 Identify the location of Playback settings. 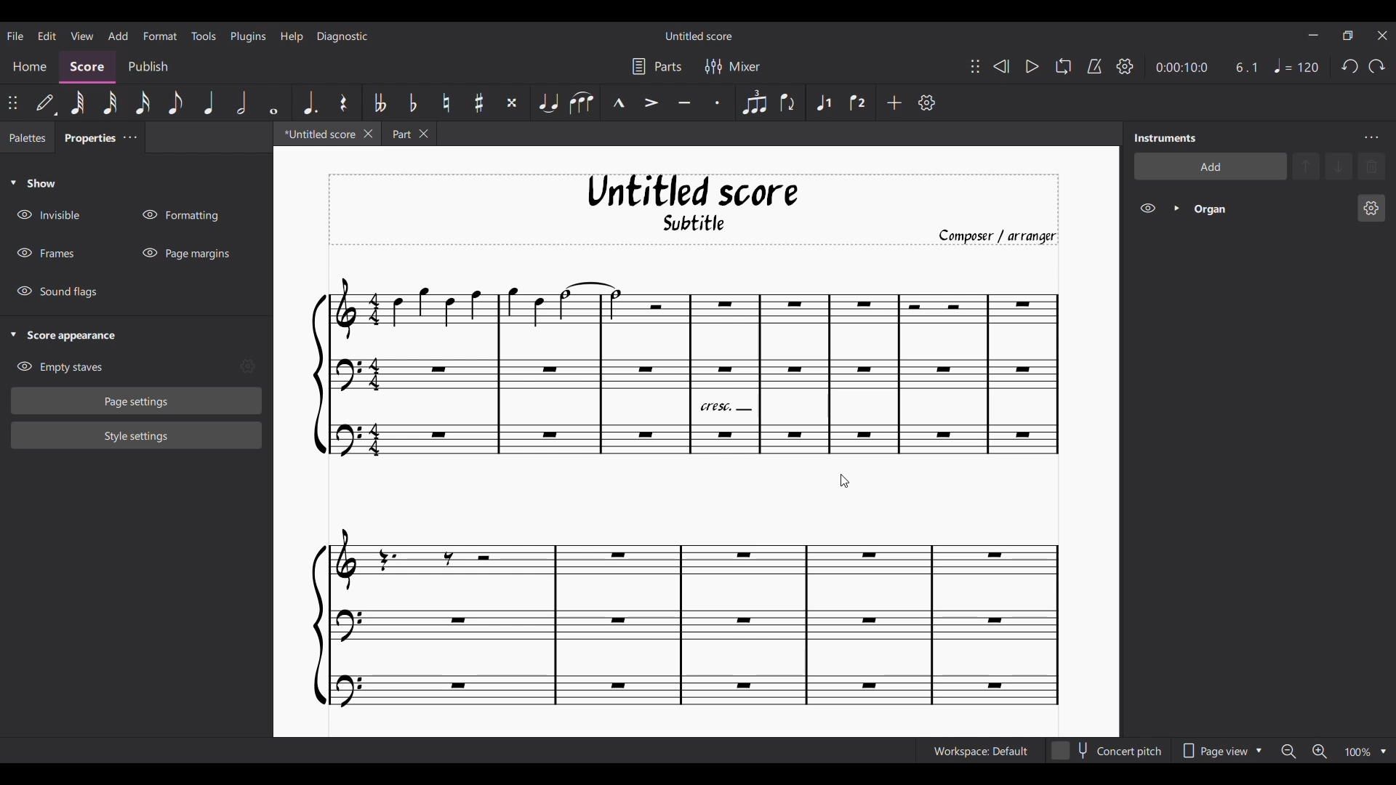
(1125, 65).